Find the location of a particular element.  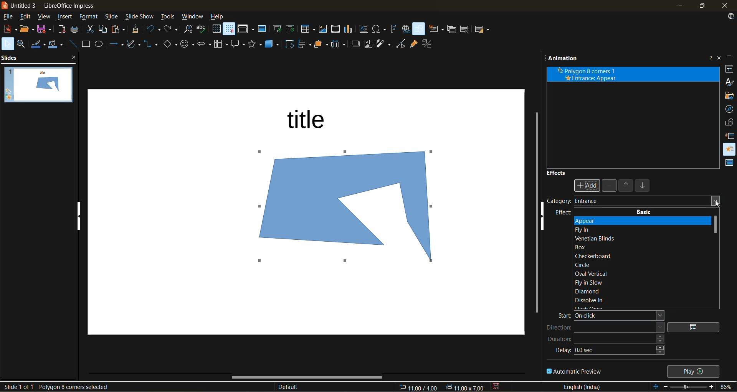

animation is located at coordinates (727, 148).